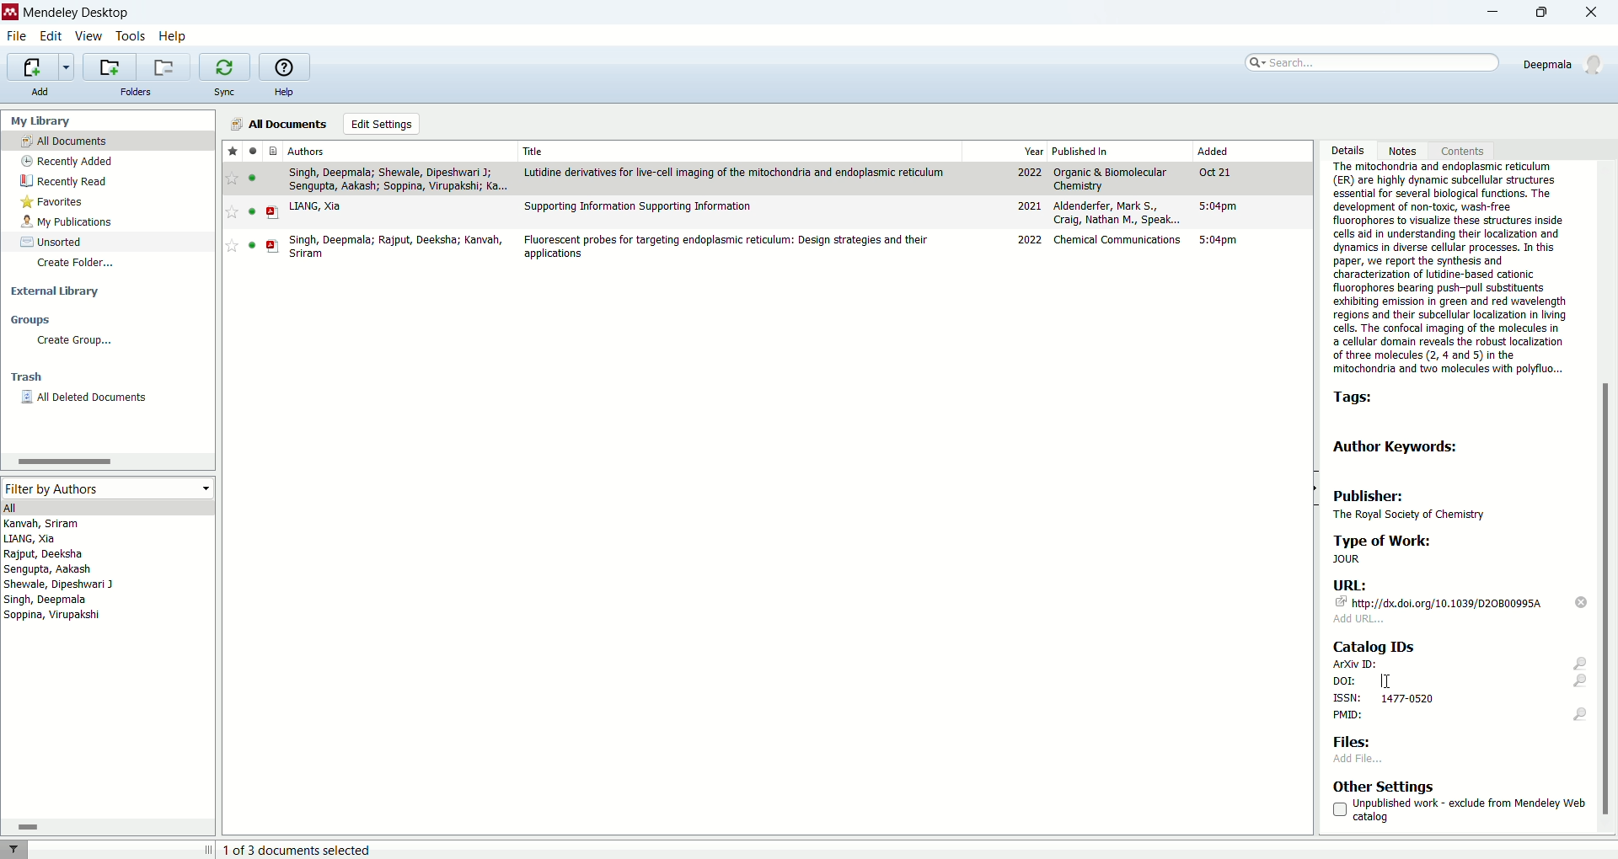 This screenshot has width=1618, height=859. I want to click on horizontal scroll bar, so click(106, 461).